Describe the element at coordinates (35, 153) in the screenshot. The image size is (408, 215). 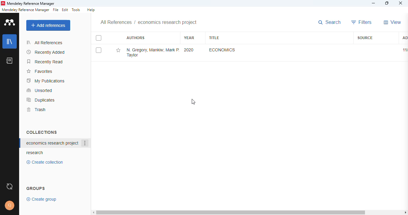
I see `research` at that location.